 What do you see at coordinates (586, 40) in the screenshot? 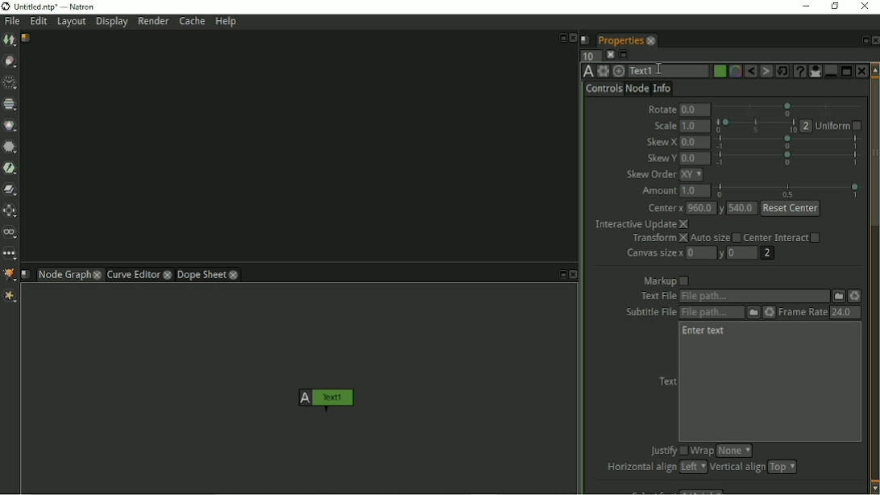
I see `Script` at bounding box center [586, 40].